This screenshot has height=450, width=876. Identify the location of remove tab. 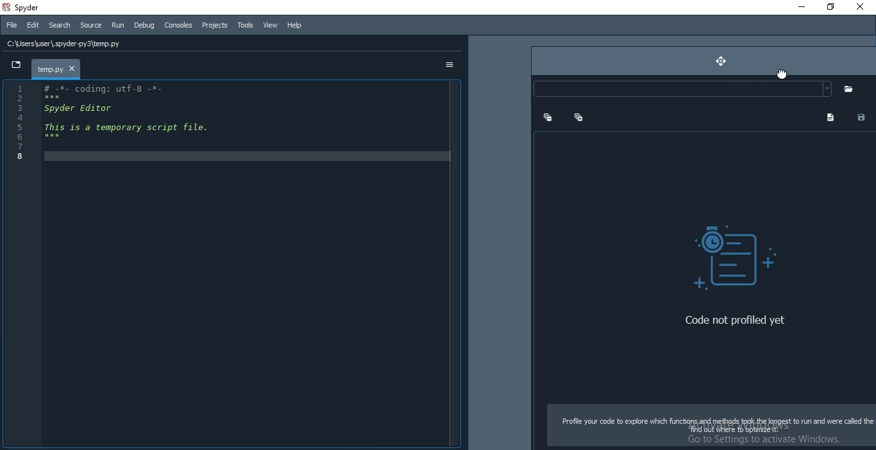
(548, 117).